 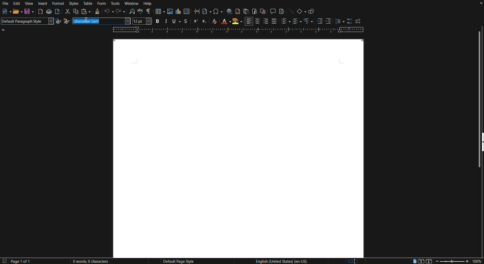 I want to click on The document has not been modified since the last save., so click(x=4, y=261).